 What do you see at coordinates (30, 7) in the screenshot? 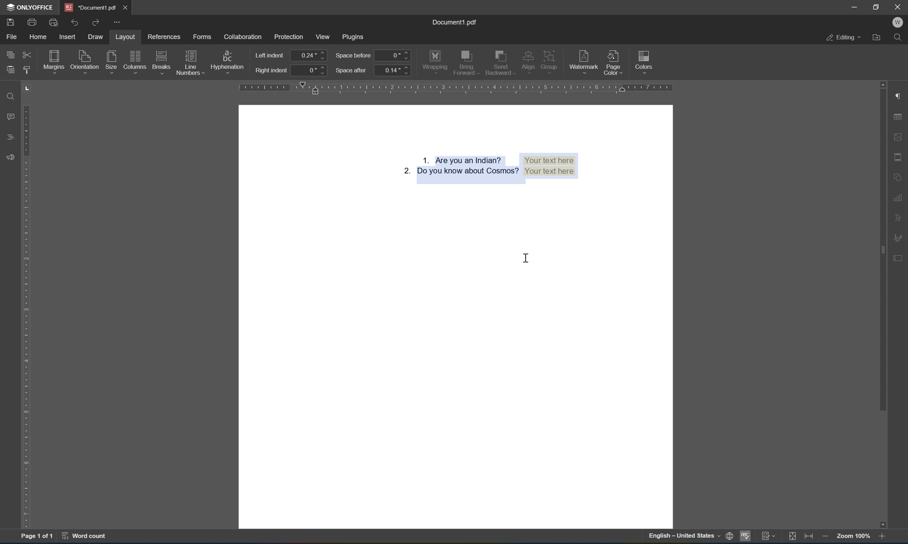
I see `ONLYOFFICE` at bounding box center [30, 7].